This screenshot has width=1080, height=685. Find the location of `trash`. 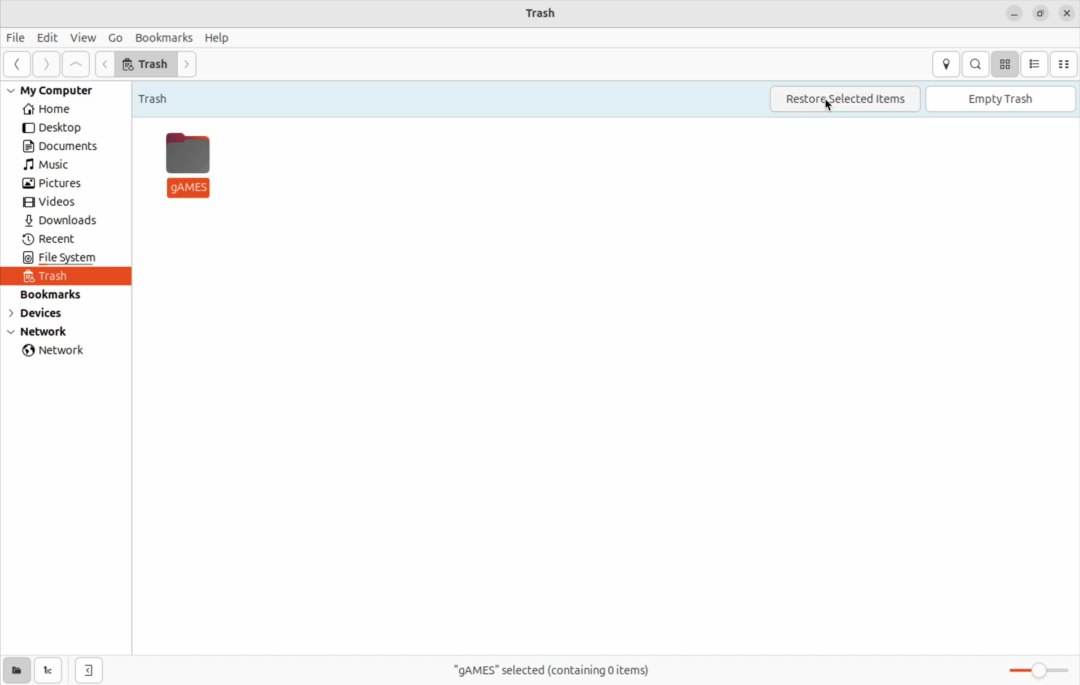

trash is located at coordinates (58, 277).